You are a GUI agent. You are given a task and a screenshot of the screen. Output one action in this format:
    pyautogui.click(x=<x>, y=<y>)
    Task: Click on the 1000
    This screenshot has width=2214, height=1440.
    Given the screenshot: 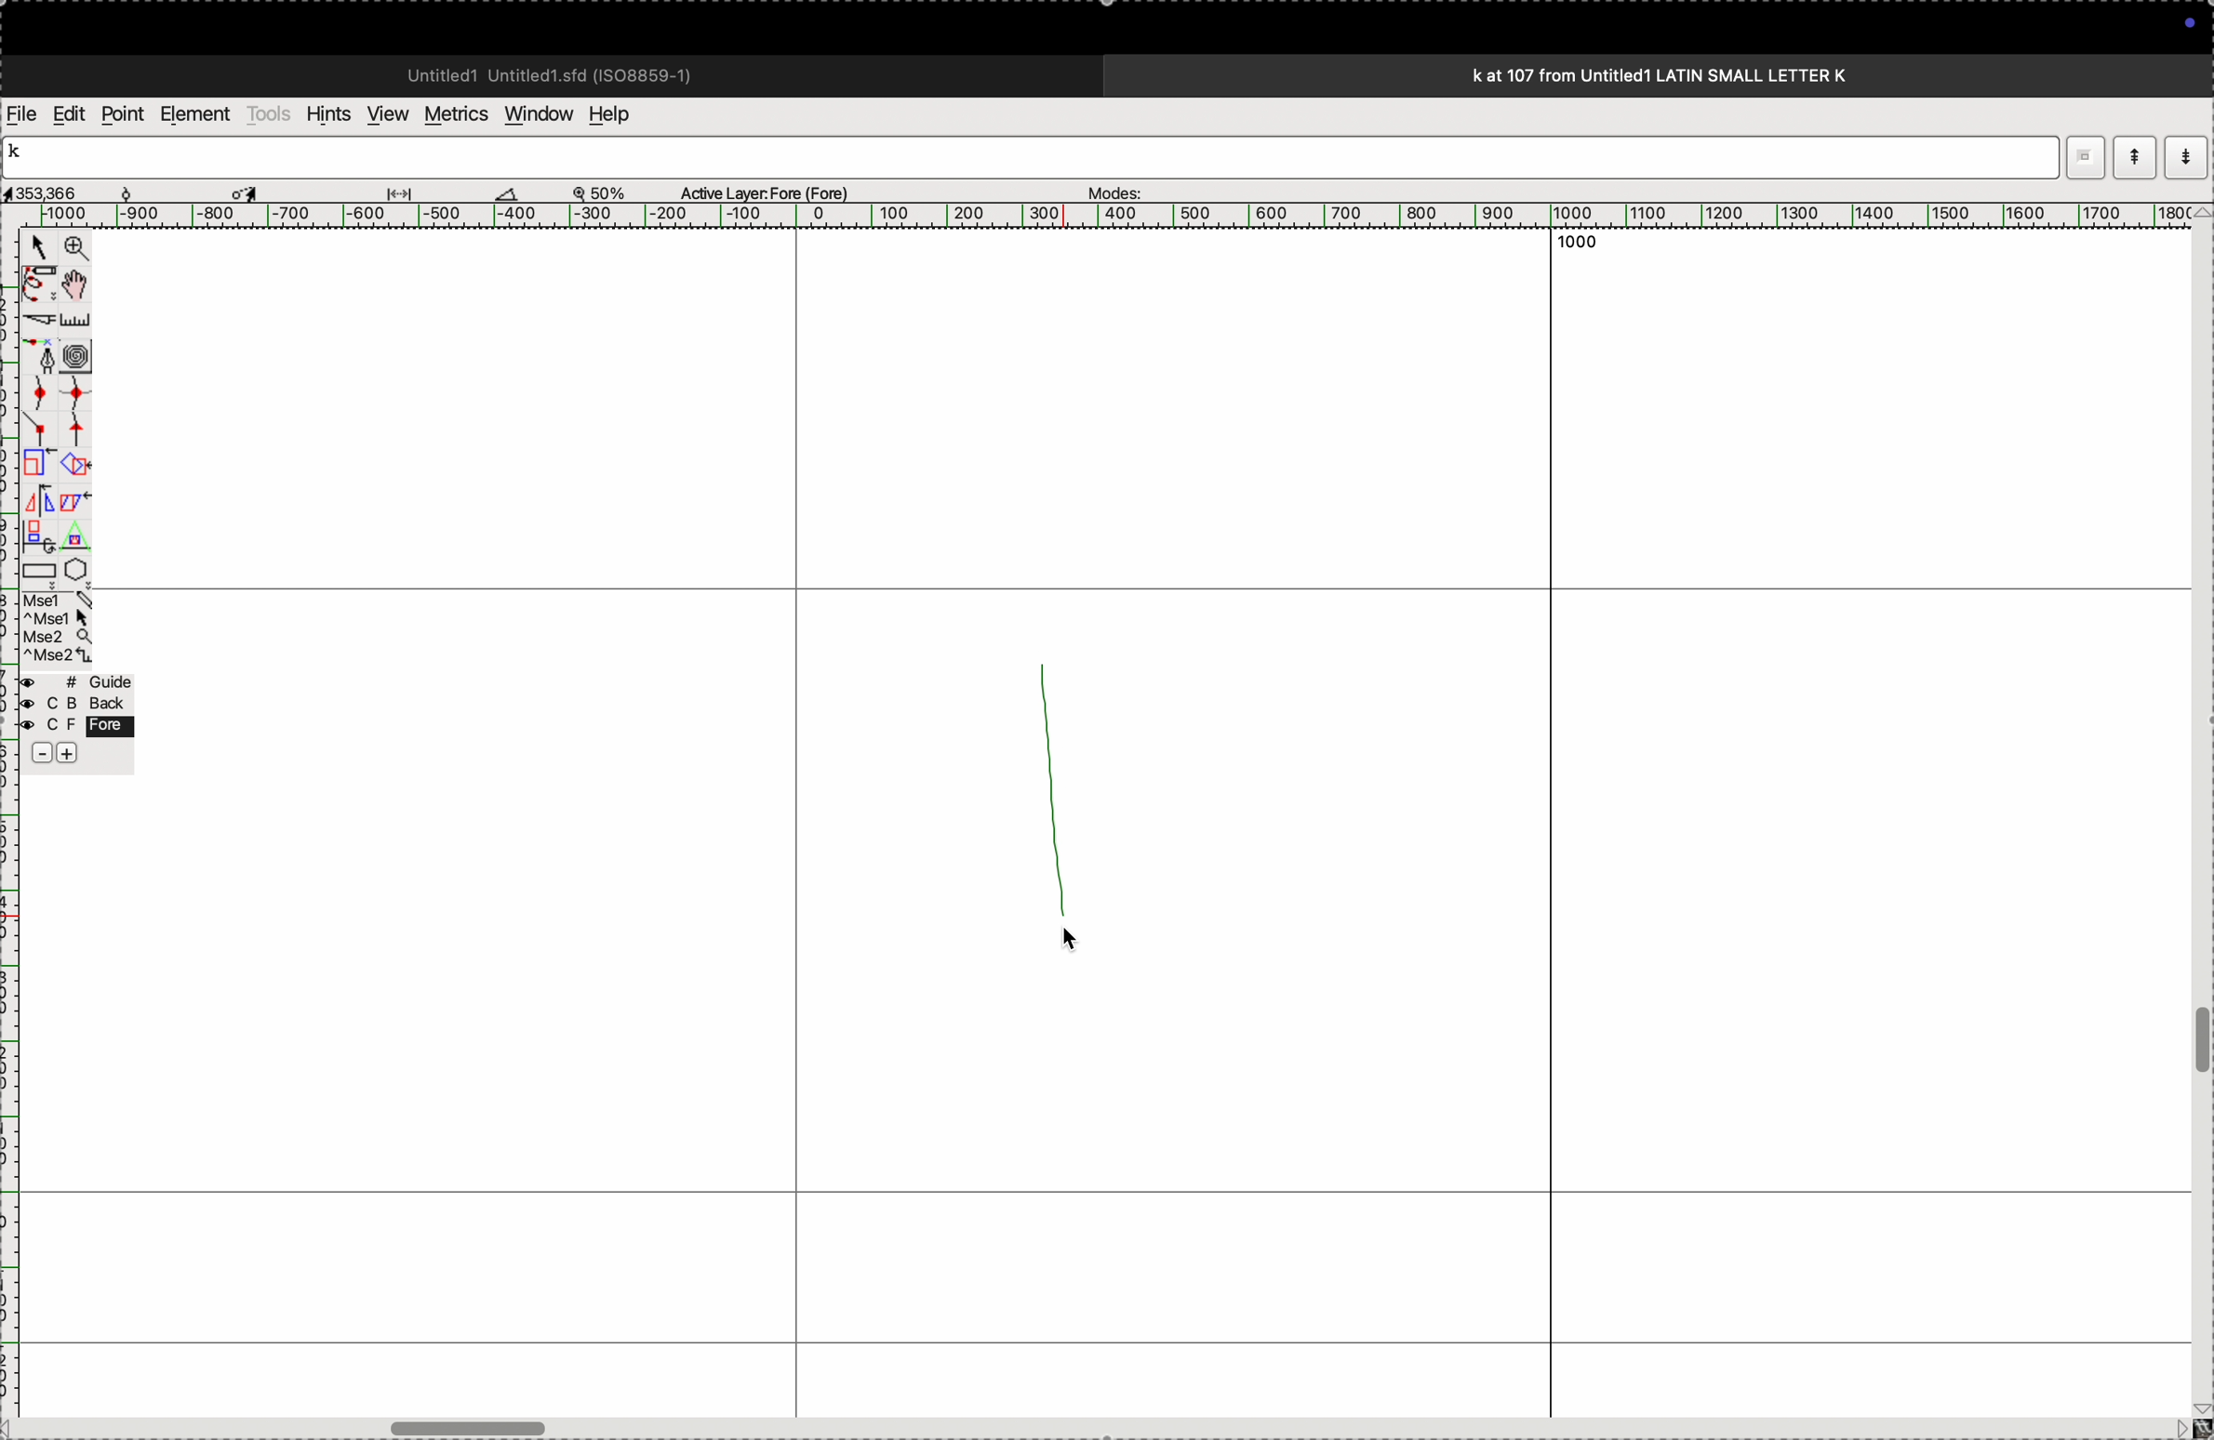 What is the action you would take?
    pyautogui.click(x=1580, y=245)
    